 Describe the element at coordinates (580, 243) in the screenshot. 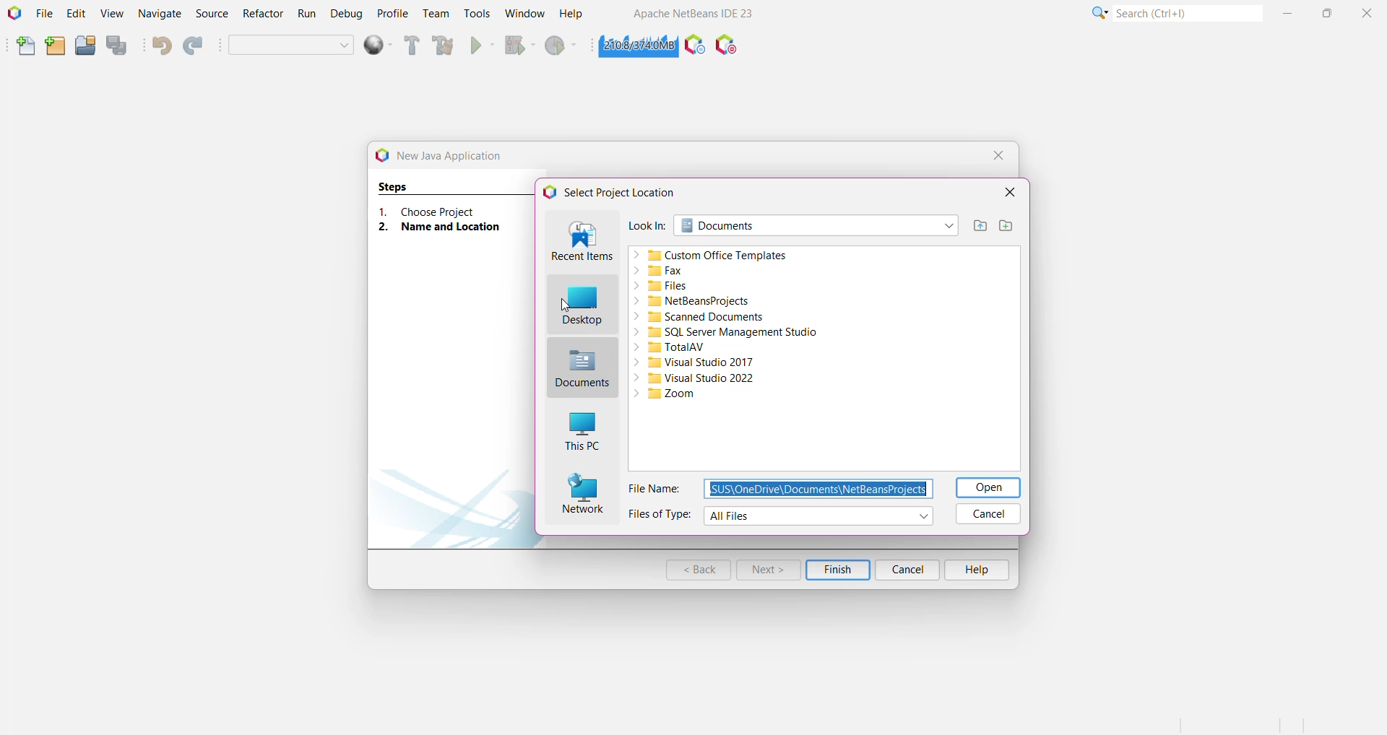

I see `Recent Items` at that location.